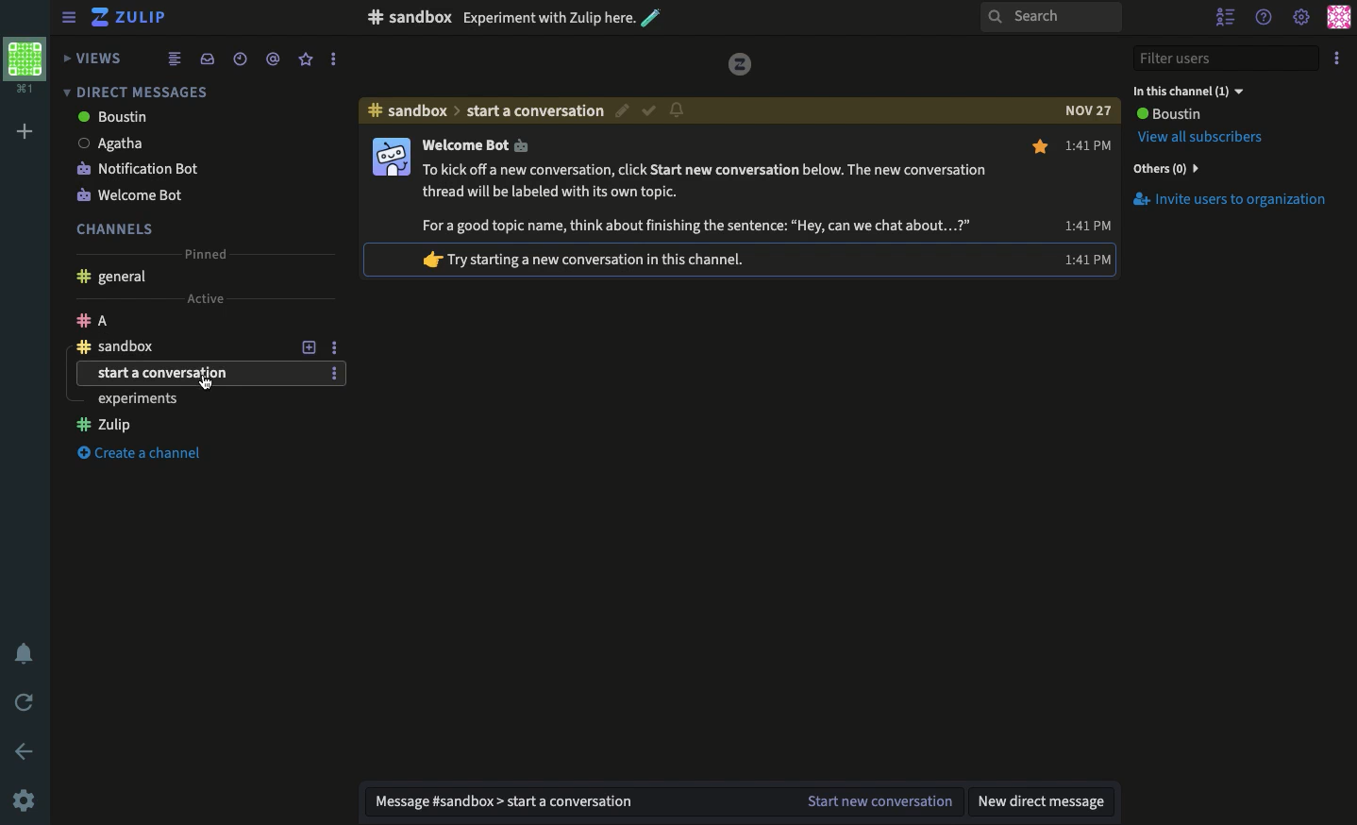  What do you see at coordinates (1164, 168) in the screenshot?
I see `Others` at bounding box center [1164, 168].